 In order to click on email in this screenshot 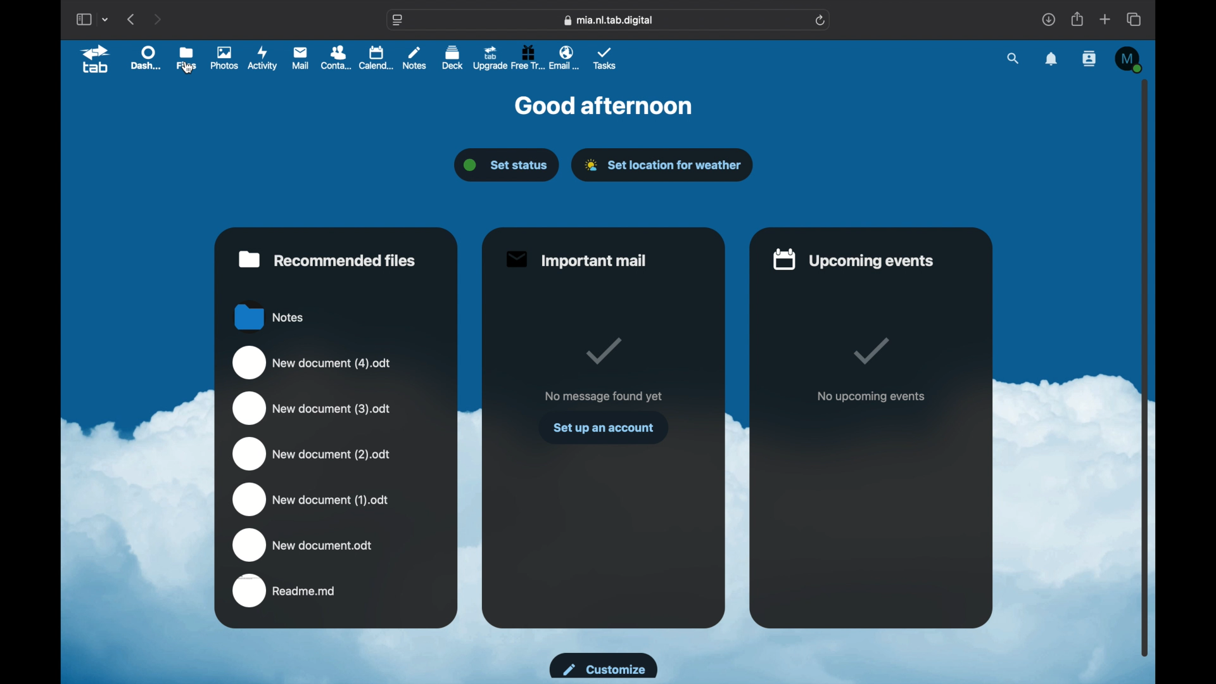, I will do `click(567, 57)`.